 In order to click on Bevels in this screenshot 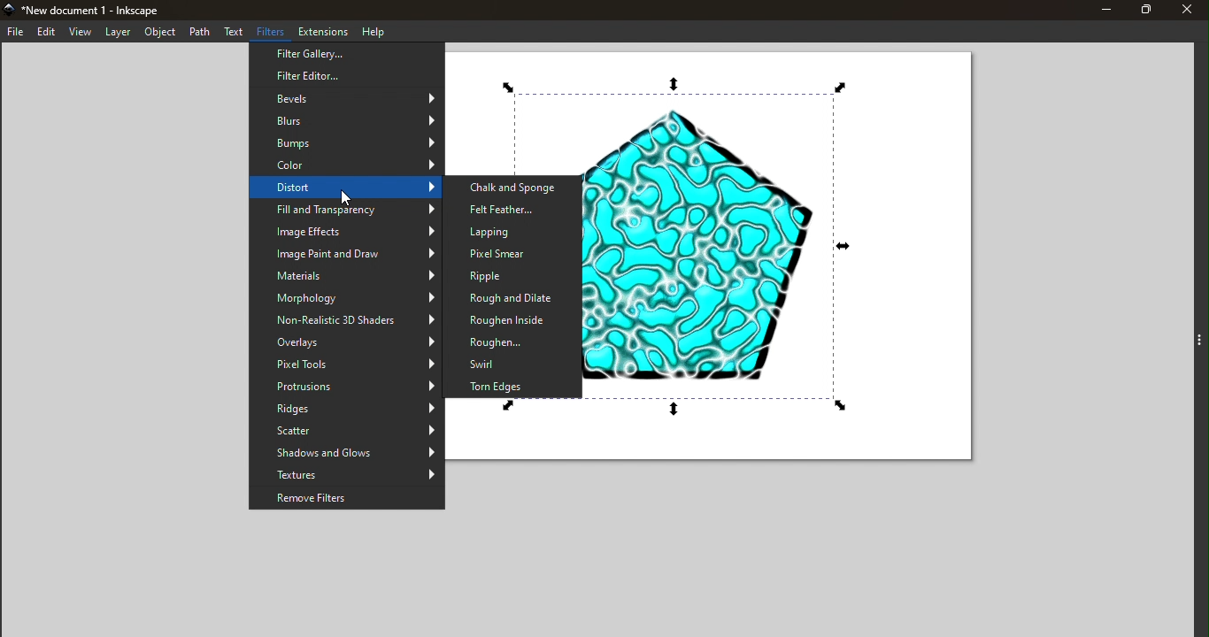, I will do `click(348, 97)`.